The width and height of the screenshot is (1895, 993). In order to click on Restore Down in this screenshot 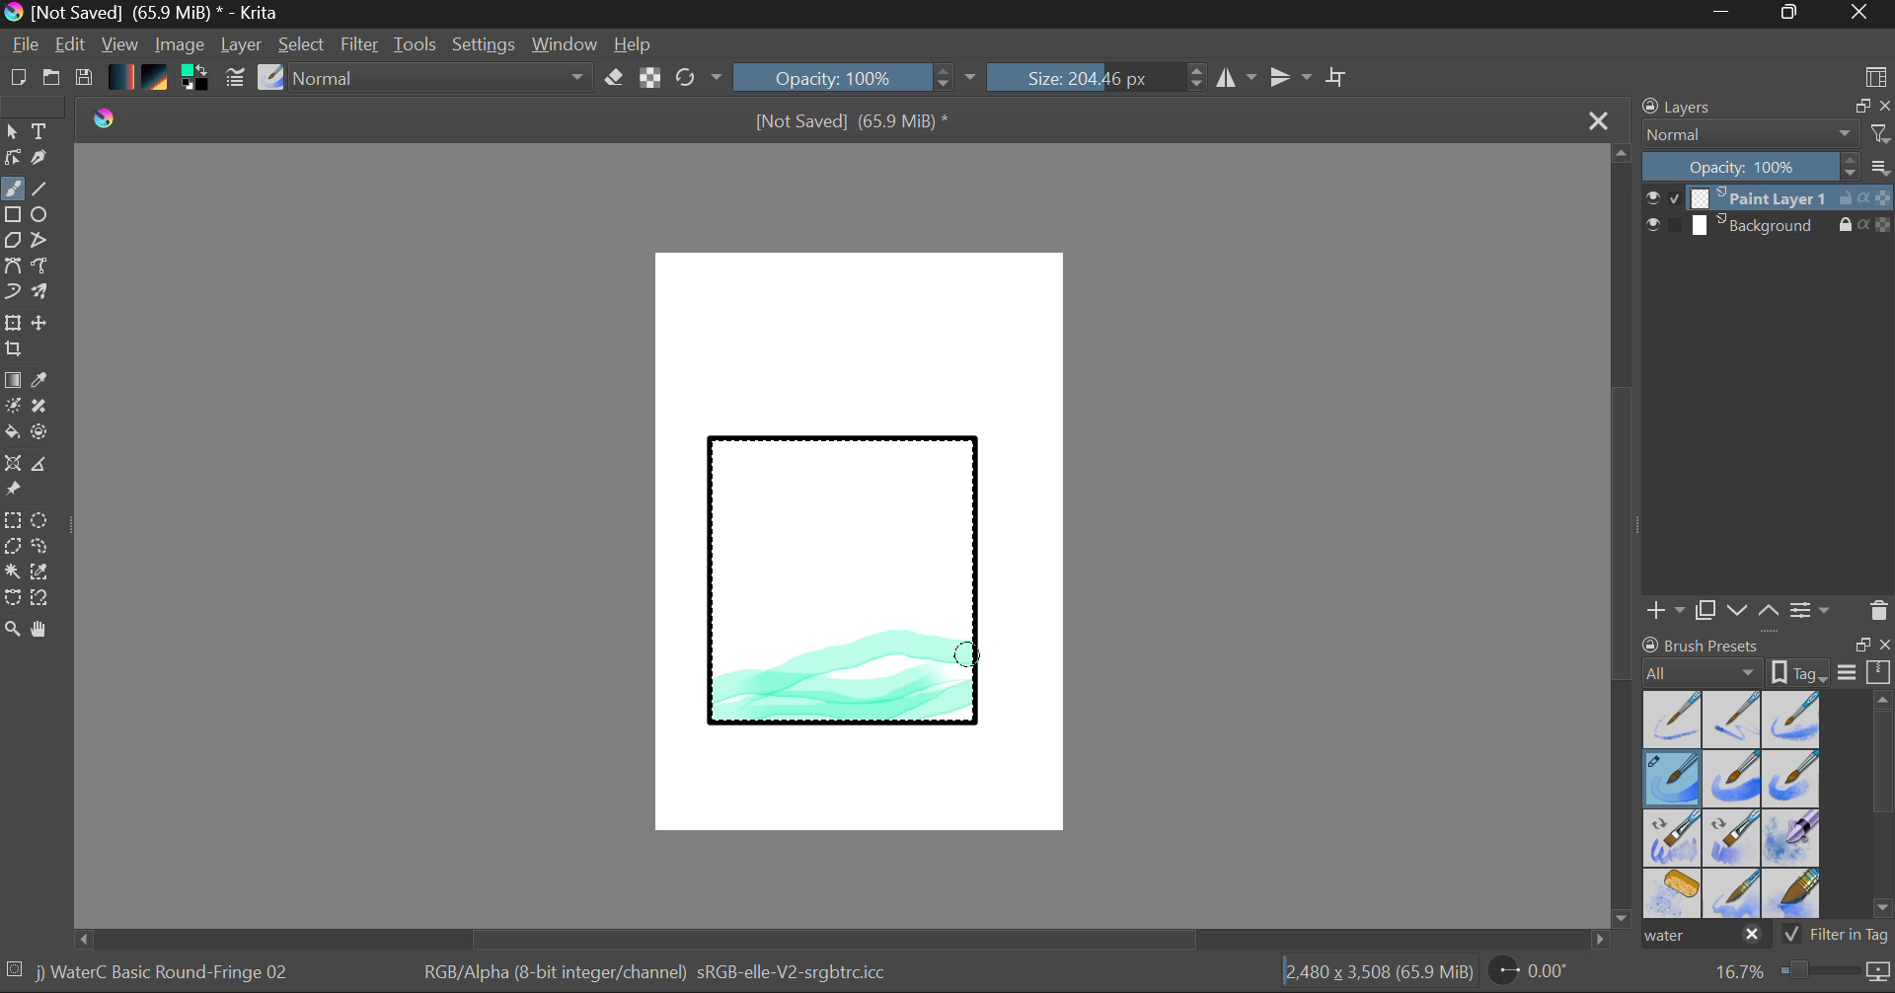, I will do `click(1728, 14)`.